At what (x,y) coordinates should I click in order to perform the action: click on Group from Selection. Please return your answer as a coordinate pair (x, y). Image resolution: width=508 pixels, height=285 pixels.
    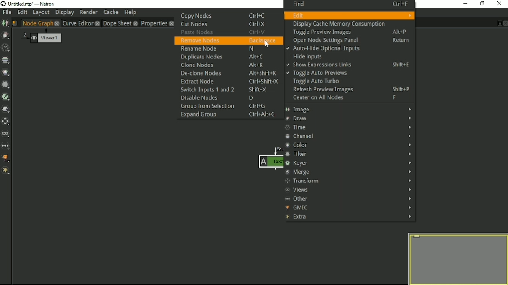
    Looking at the image, I should click on (228, 106).